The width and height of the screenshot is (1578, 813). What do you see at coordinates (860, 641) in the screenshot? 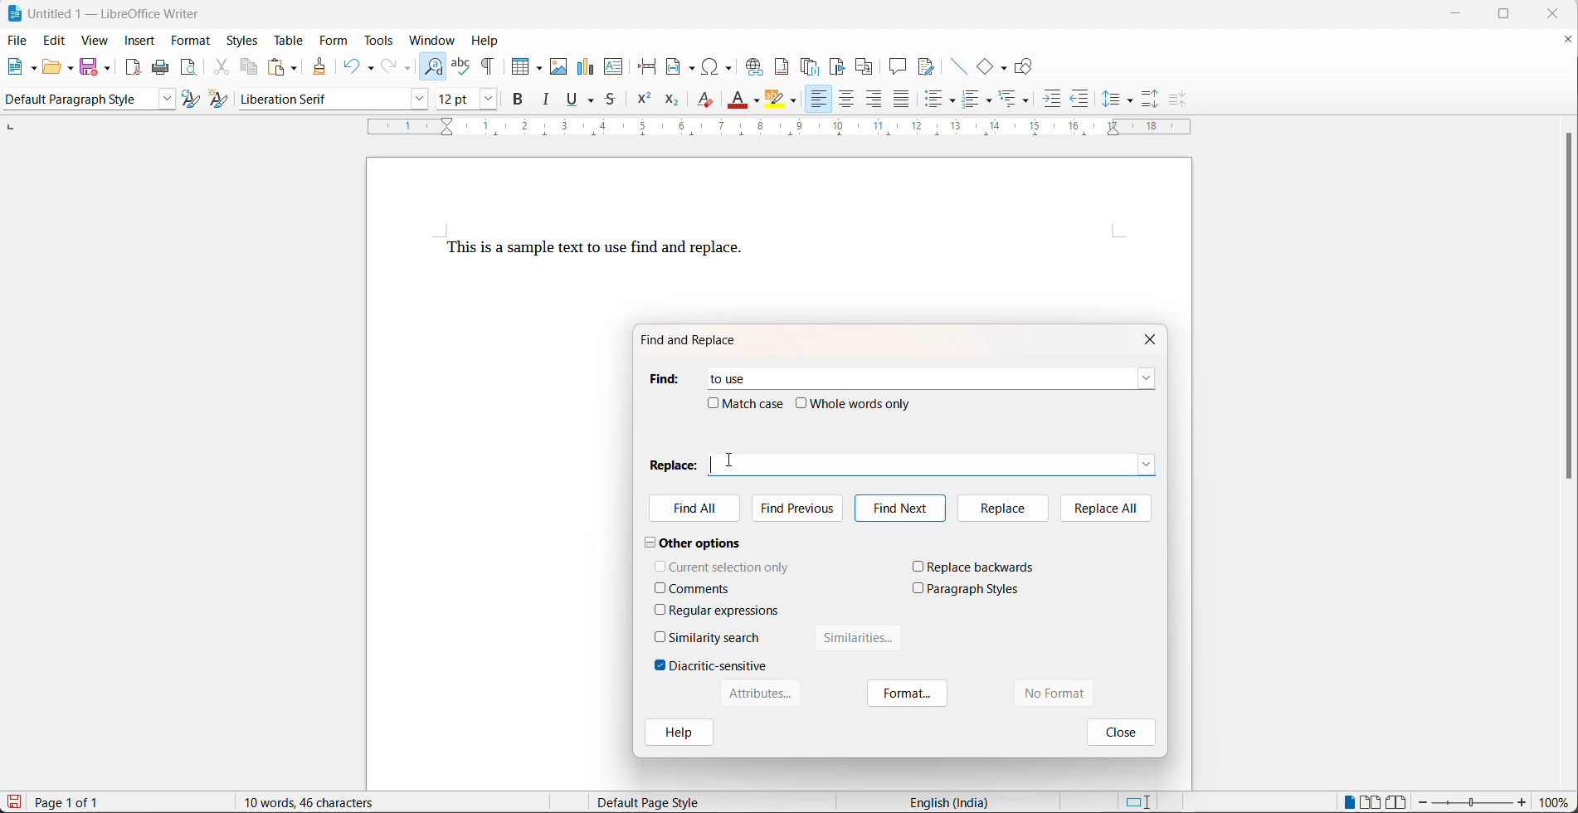
I see `similarities button` at bounding box center [860, 641].